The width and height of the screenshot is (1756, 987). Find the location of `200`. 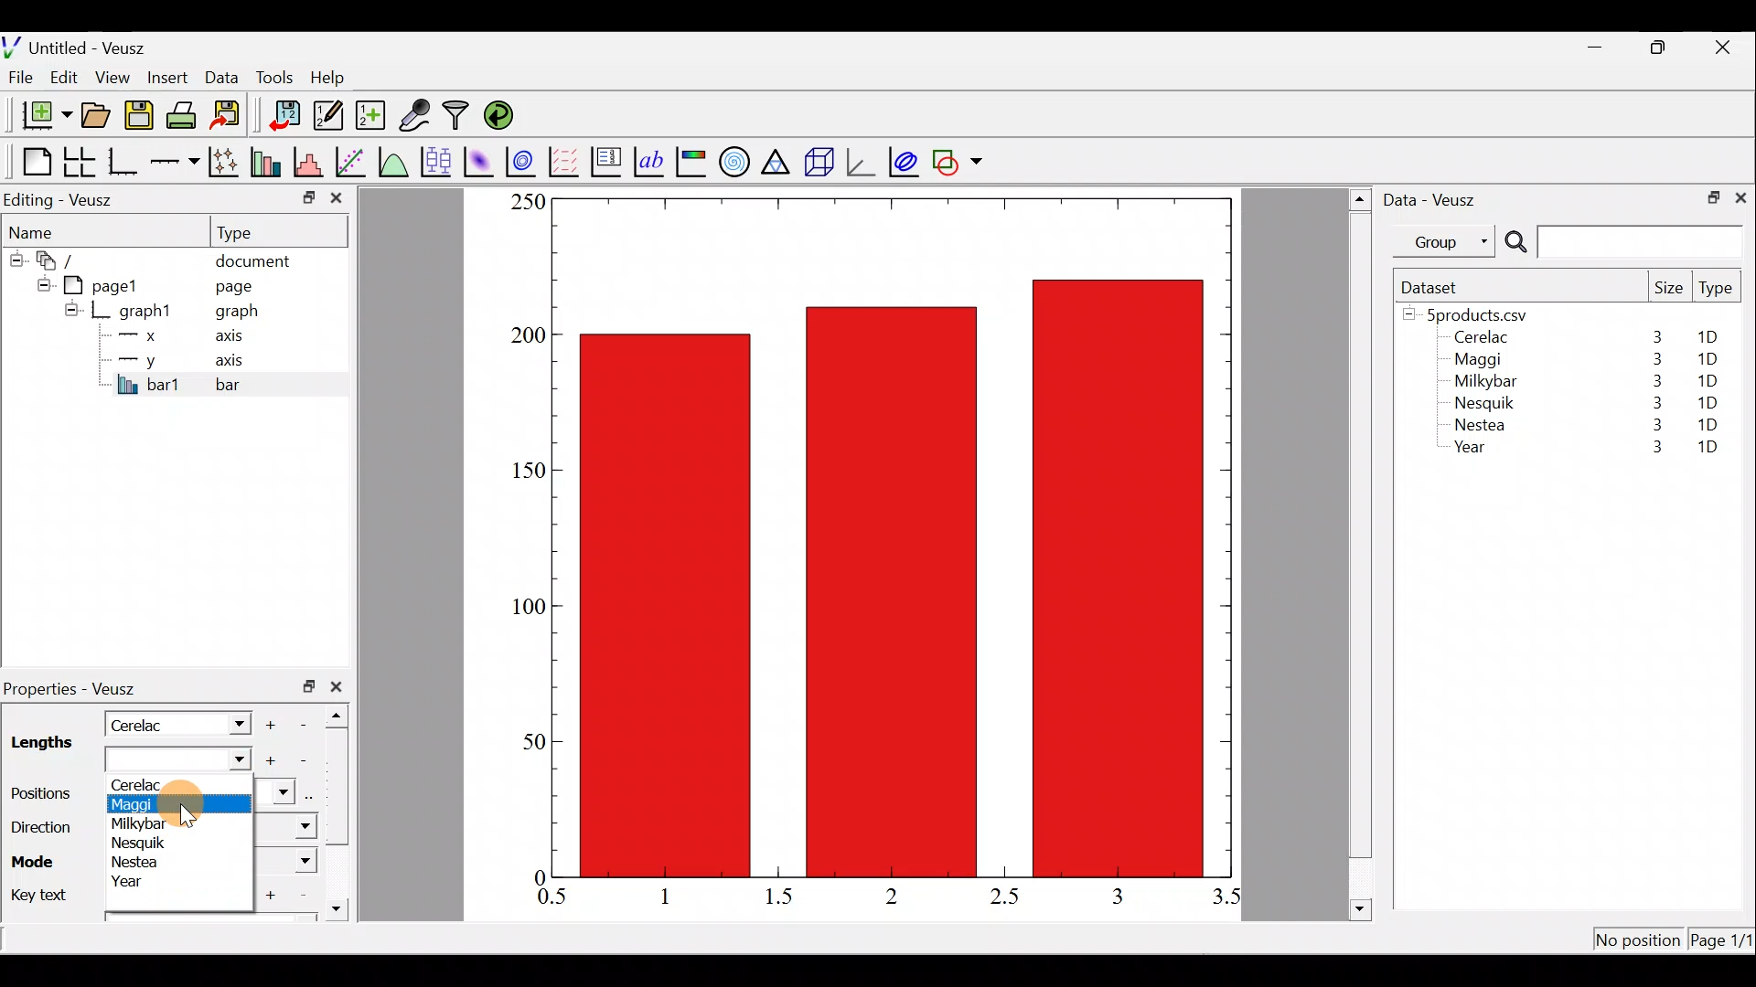

200 is located at coordinates (528, 336).